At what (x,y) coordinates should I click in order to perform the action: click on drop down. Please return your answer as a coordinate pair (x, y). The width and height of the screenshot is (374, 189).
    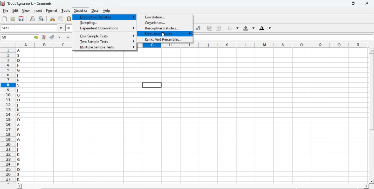
    Looking at the image, I should click on (61, 28).